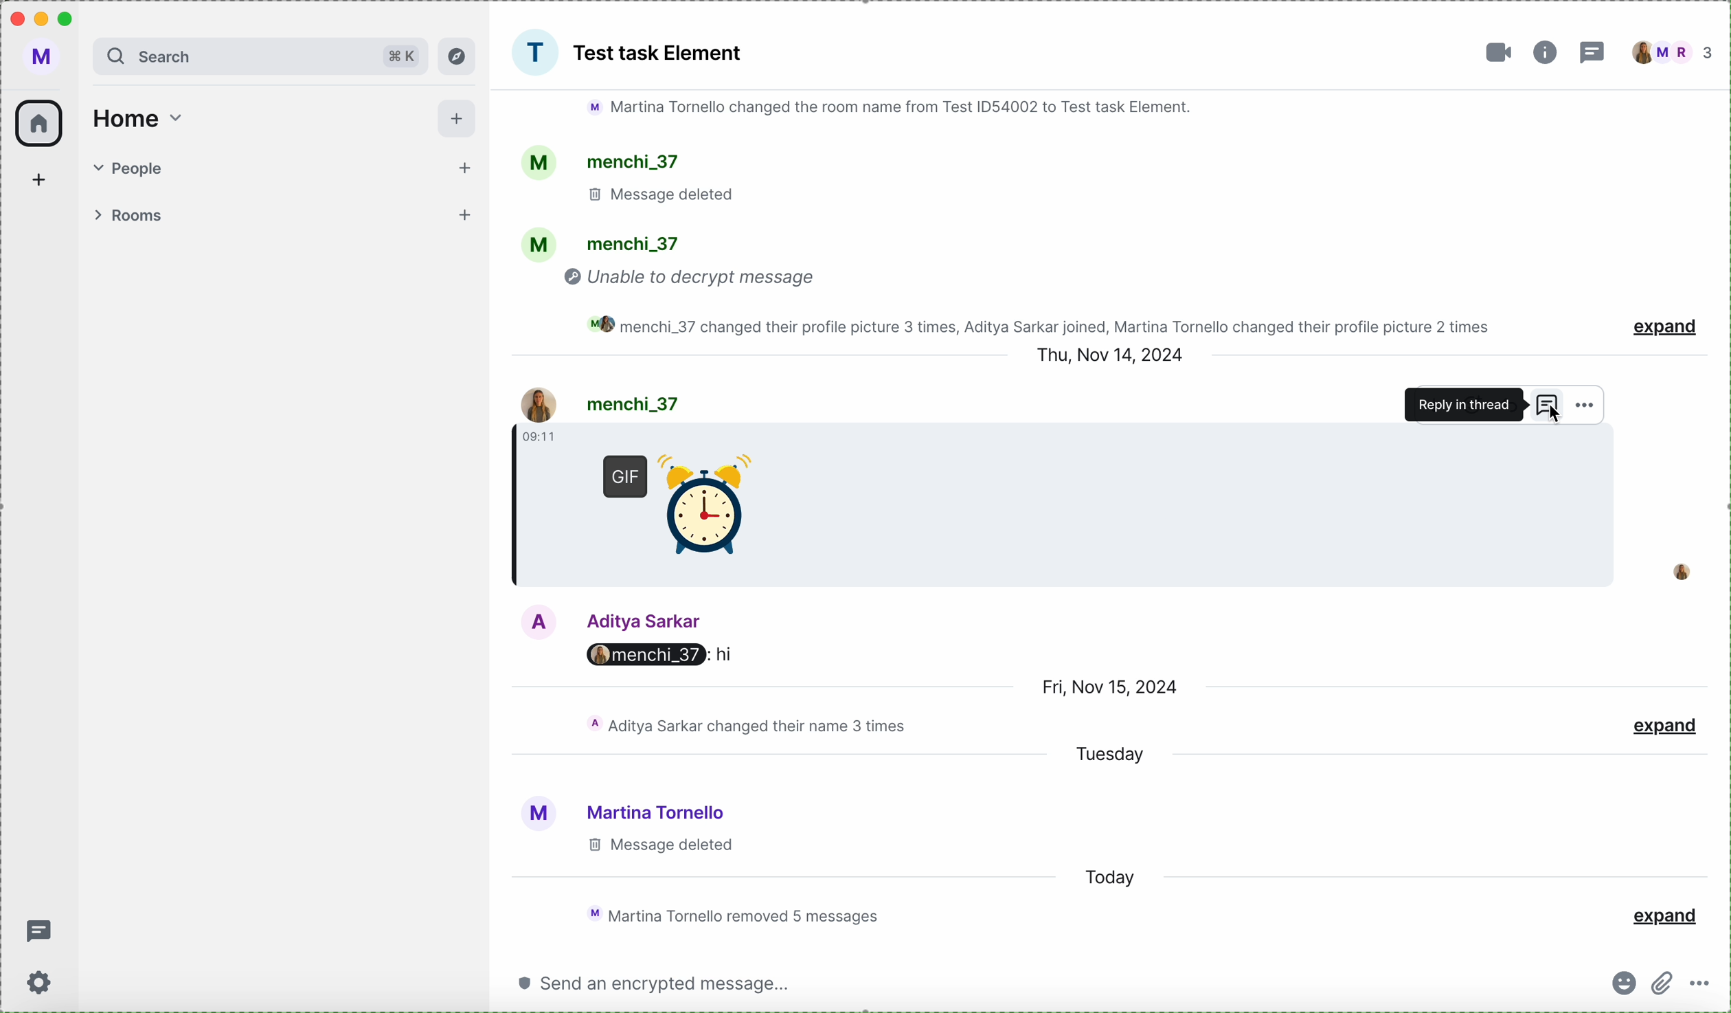 Image resolution: width=1731 pixels, height=1013 pixels. What do you see at coordinates (1113, 355) in the screenshot?
I see `date` at bounding box center [1113, 355].